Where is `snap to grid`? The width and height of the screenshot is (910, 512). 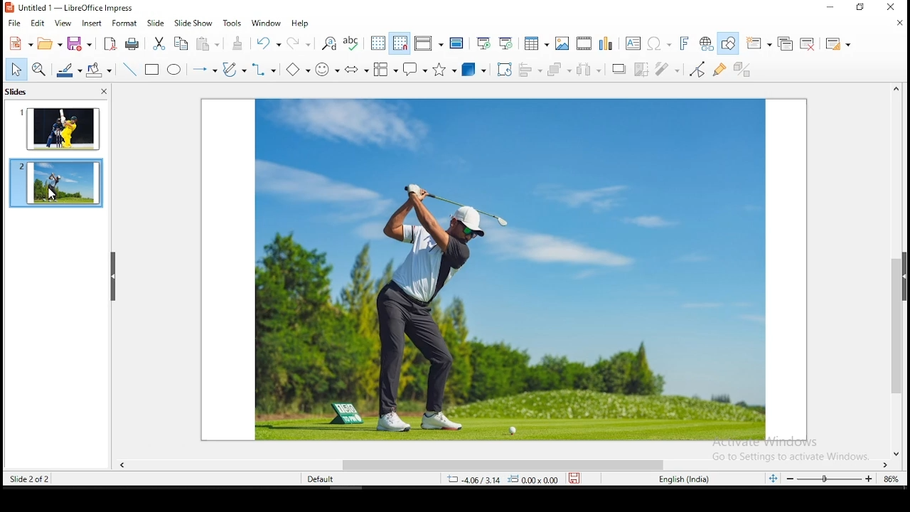
snap to grid is located at coordinates (400, 43).